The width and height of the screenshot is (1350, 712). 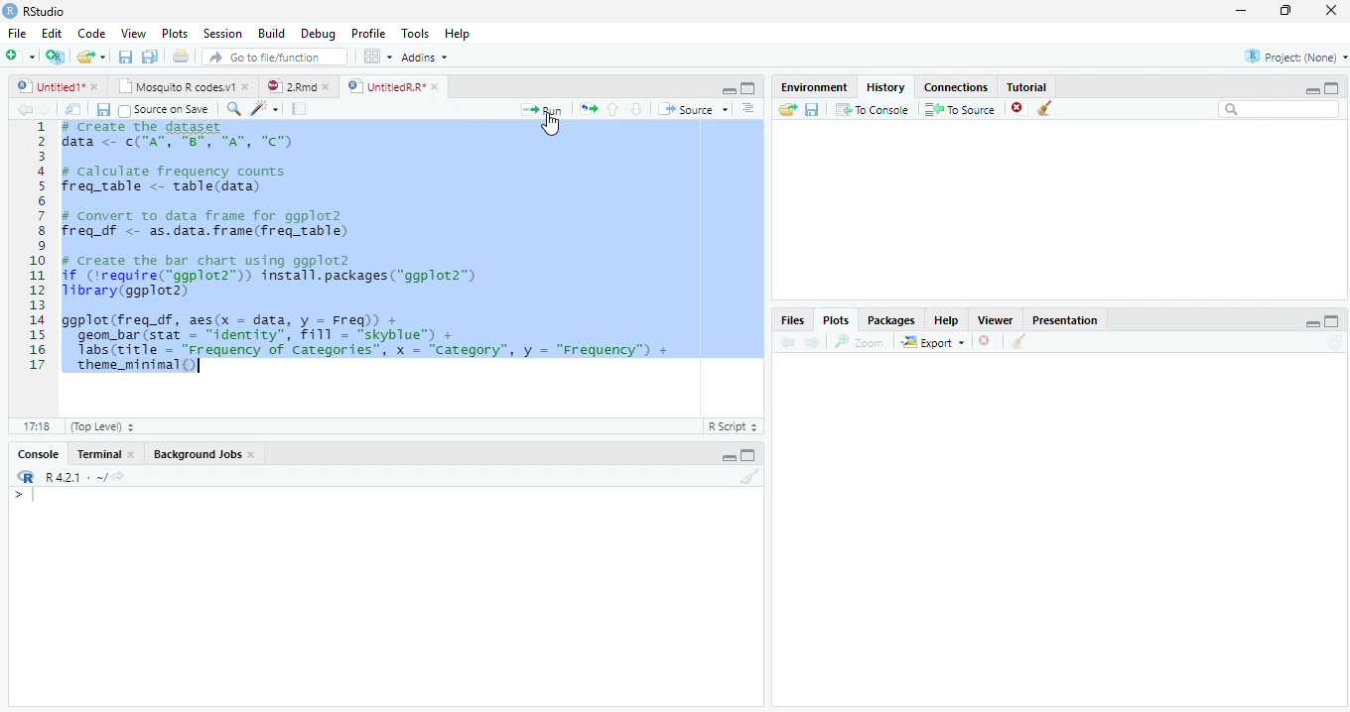 What do you see at coordinates (750, 457) in the screenshot?
I see `Maximize` at bounding box center [750, 457].